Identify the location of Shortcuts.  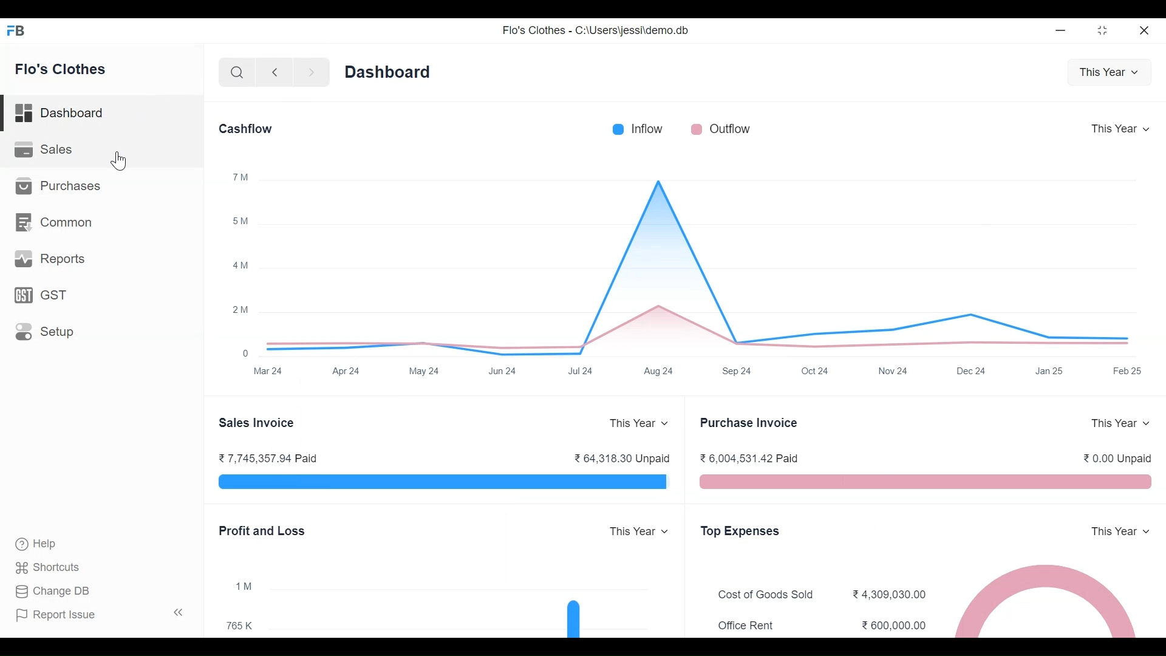
(44, 567).